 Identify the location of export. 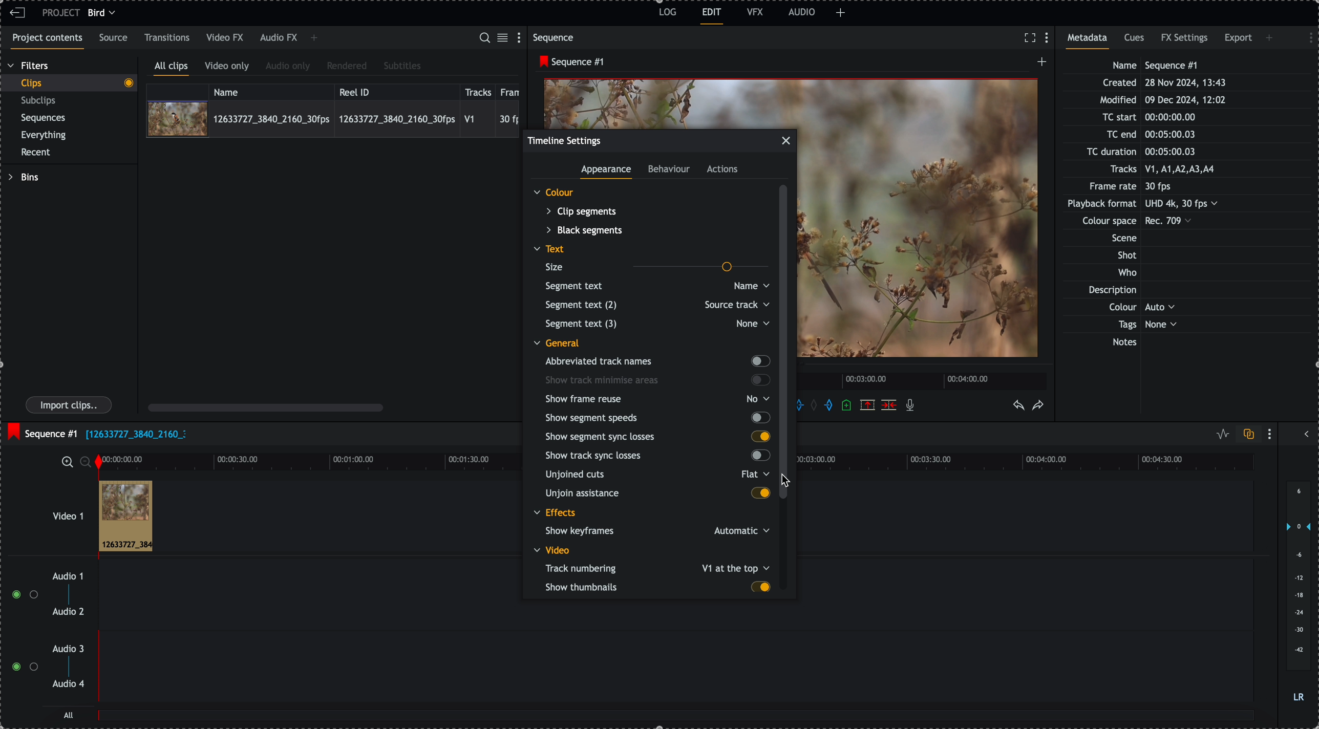
(1238, 40).